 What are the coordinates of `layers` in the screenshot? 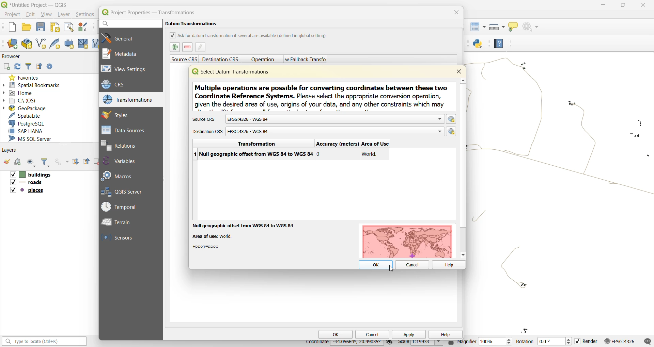 It's located at (9, 150).